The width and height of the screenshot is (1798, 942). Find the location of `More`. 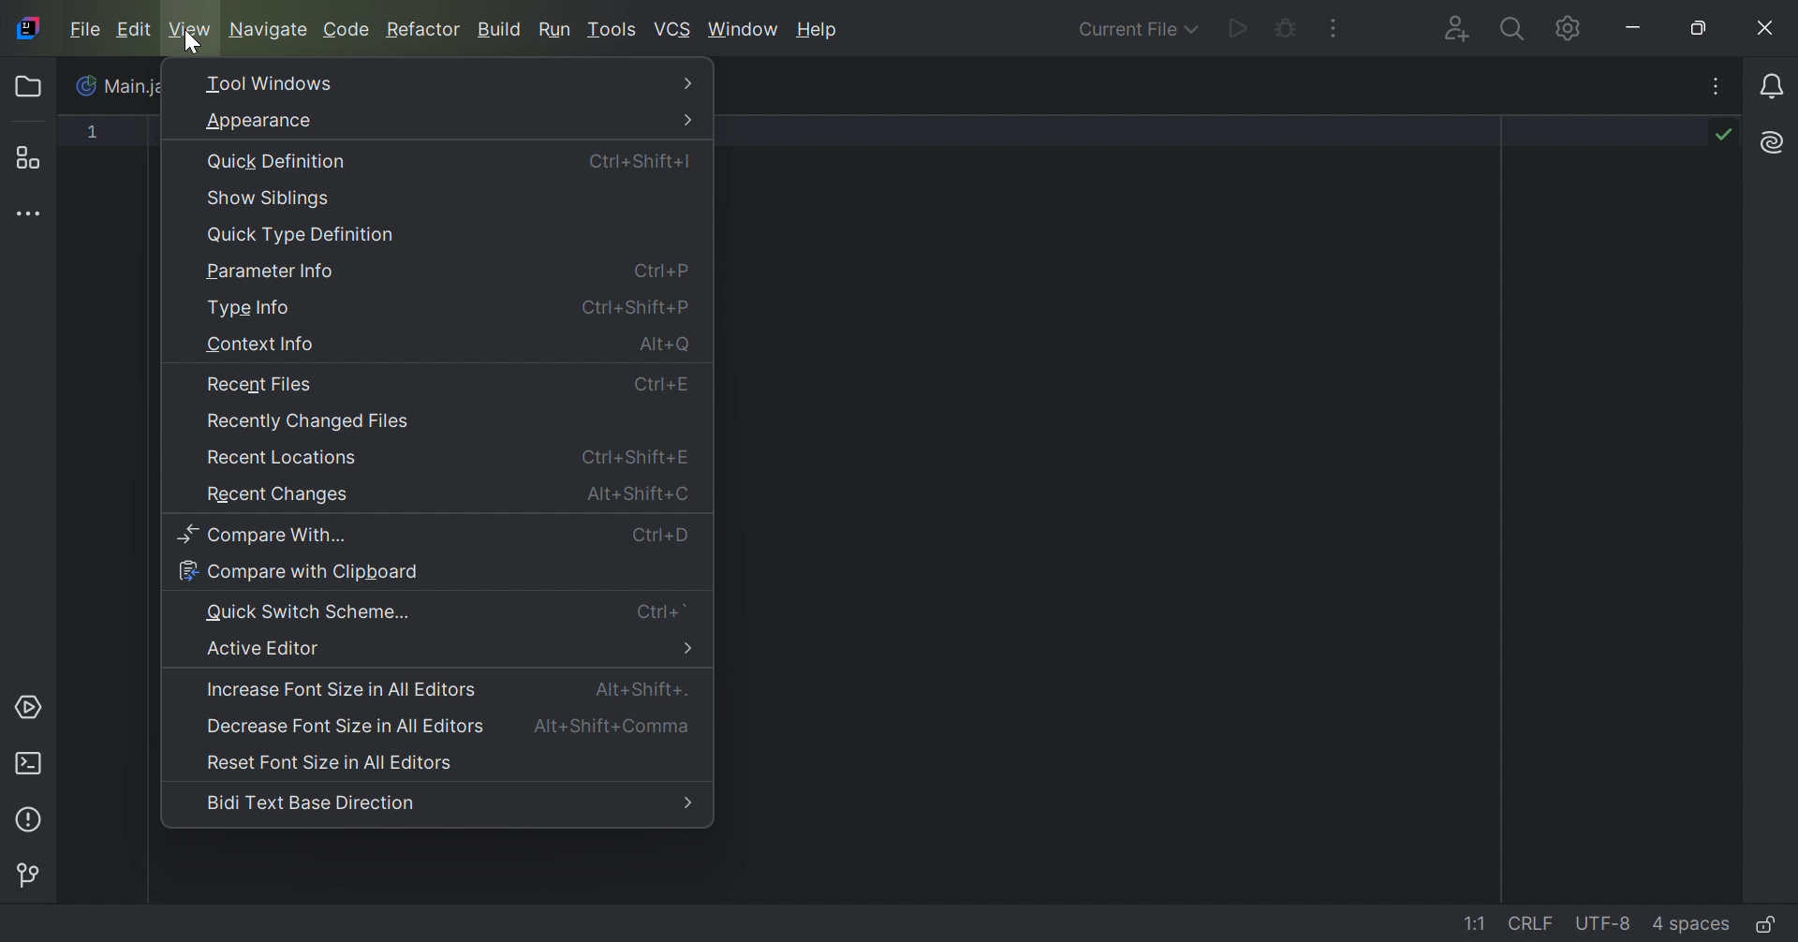

More is located at coordinates (689, 649).